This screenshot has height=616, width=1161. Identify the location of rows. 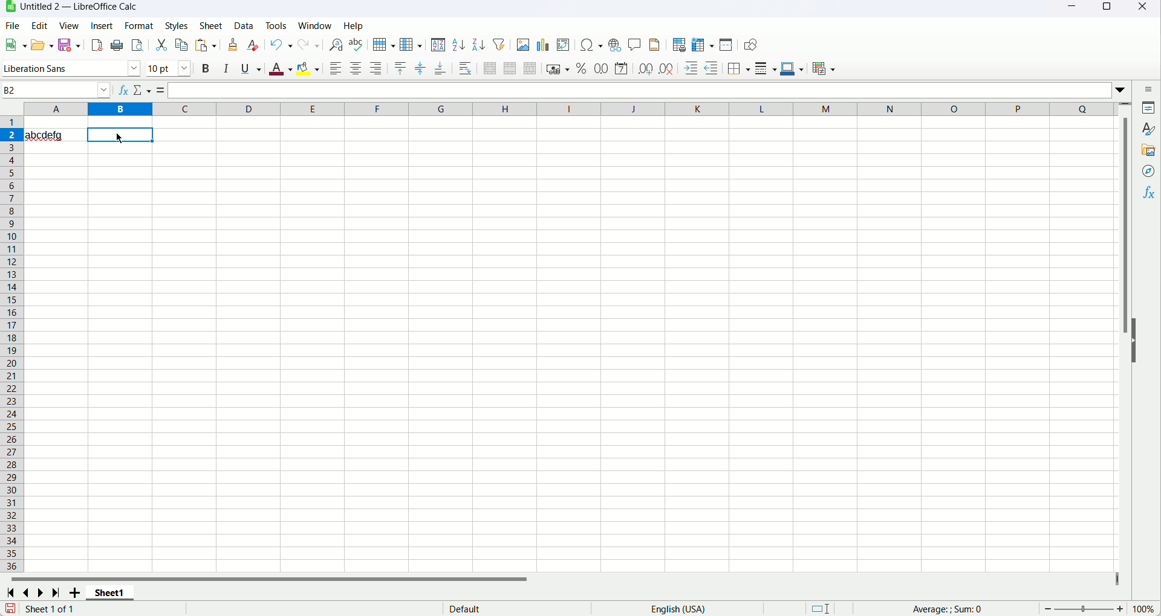
(11, 344).